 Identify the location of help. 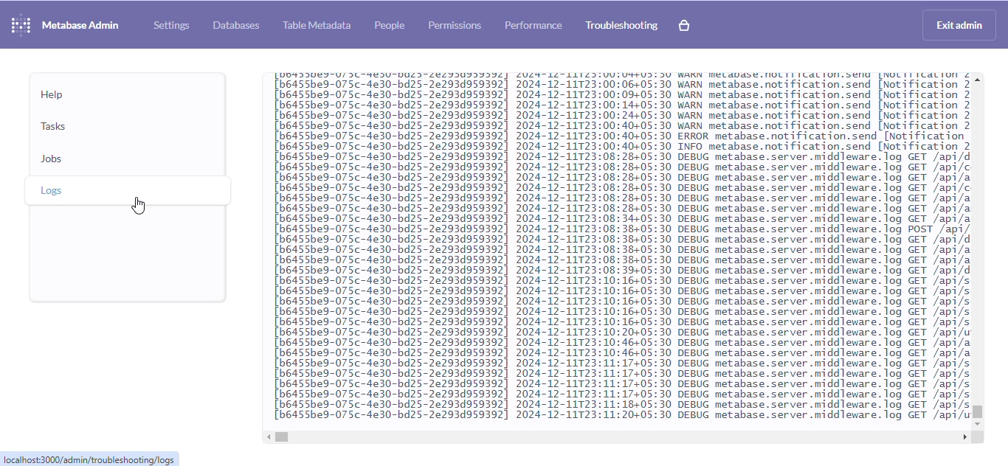
(52, 95).